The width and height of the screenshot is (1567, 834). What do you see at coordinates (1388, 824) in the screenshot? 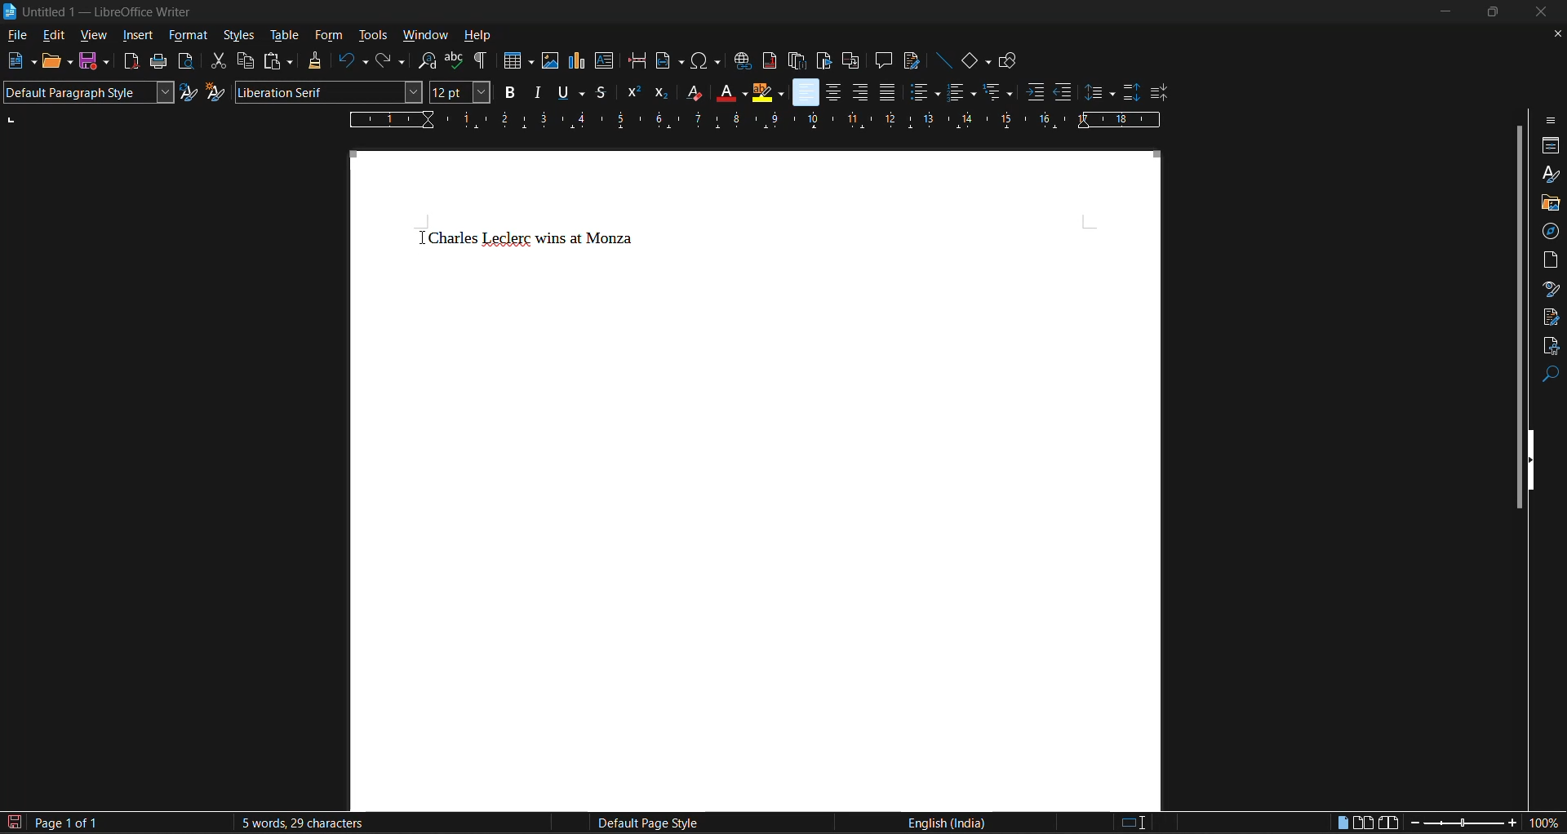
I see `book view` at bounding box center [1388, 824].